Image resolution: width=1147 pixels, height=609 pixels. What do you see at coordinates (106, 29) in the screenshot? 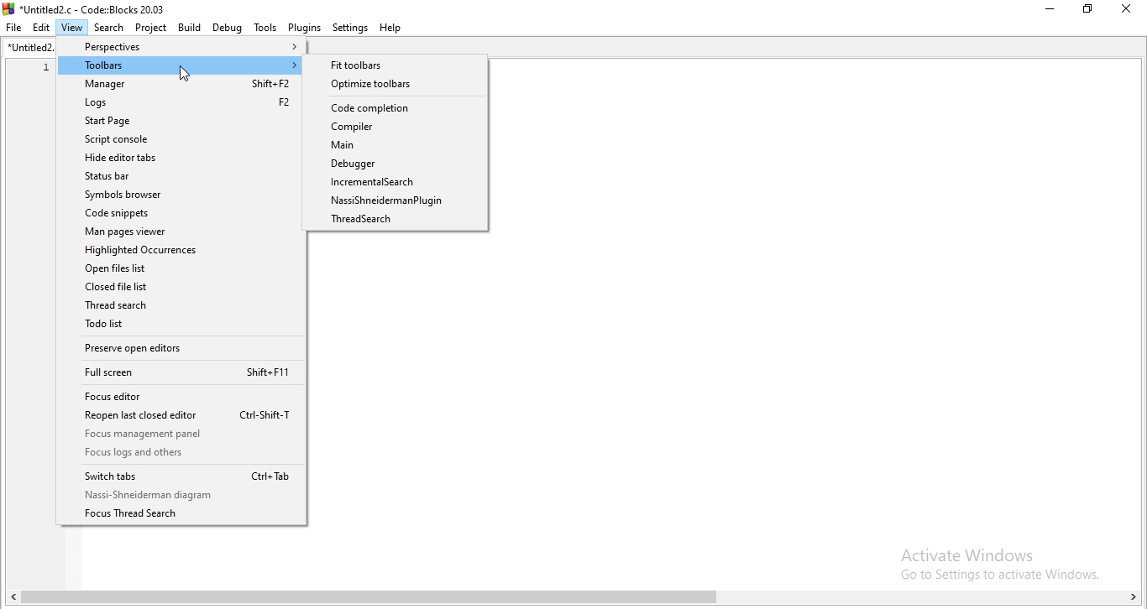
I see `Search ` at bounding box center [106, 29].